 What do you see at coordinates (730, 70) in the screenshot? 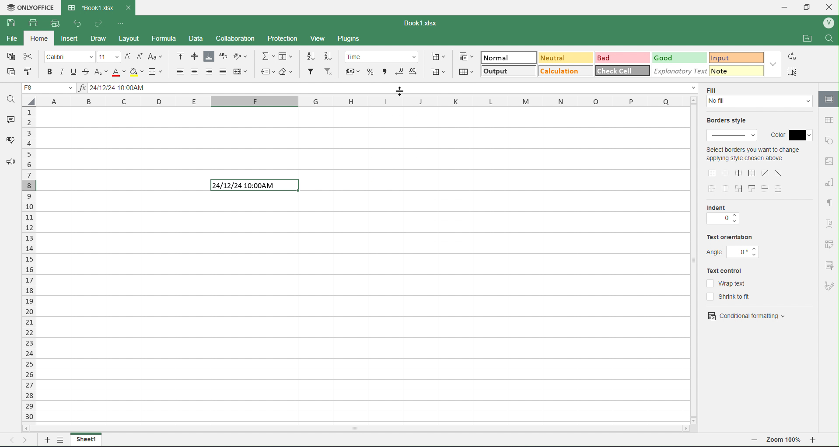
I see `note` at bounding box center [730, 70].